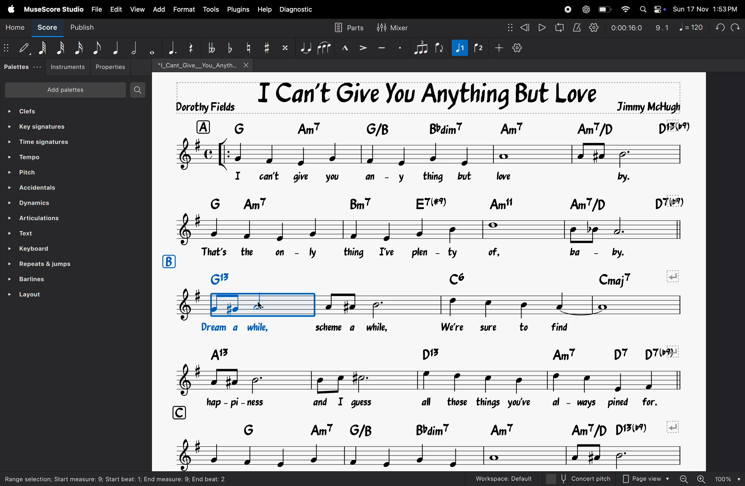 The width and height of the screenshot is (745, 486). What do you see at coordinates (438, 127) in the screenshot?
I see `keyboard asiggned notes` at bounding box center [438, 127].